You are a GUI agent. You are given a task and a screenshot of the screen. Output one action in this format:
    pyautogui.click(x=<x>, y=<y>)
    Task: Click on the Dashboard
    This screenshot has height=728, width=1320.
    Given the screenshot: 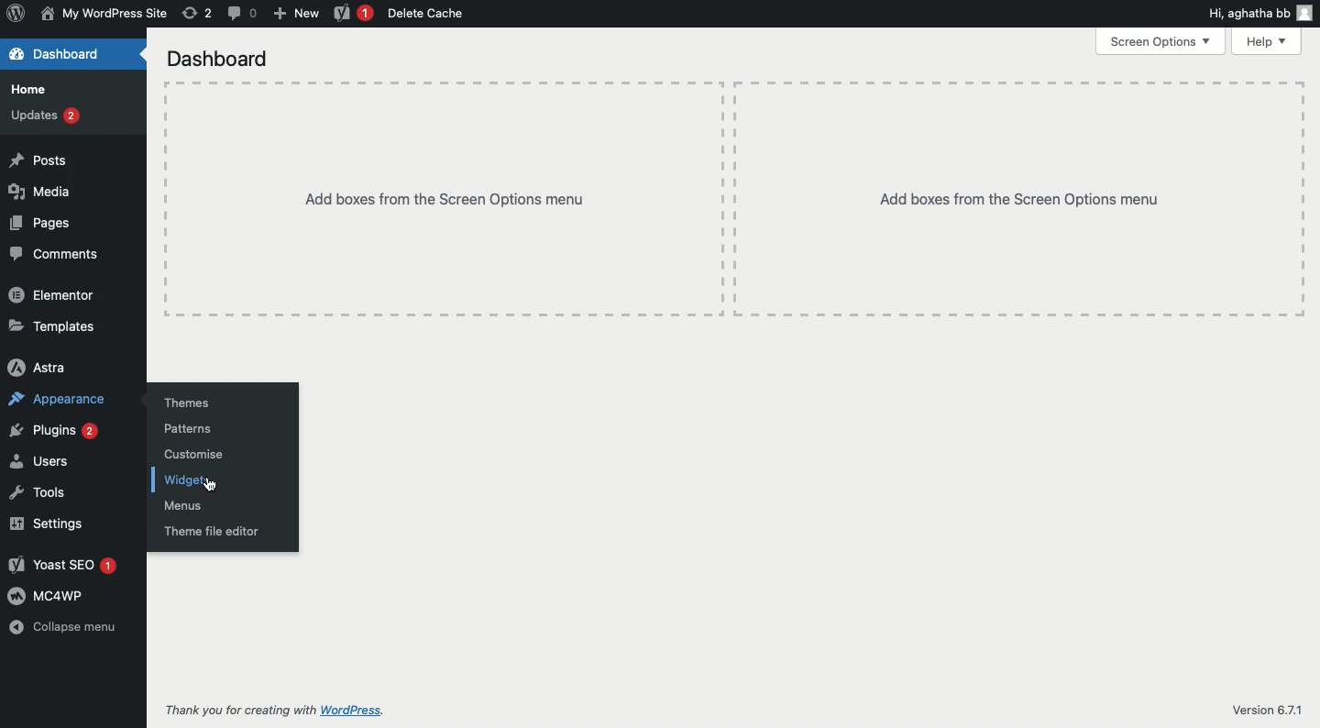 What is the action you would take?
    pyautogui.click(x=218, y=59)
    